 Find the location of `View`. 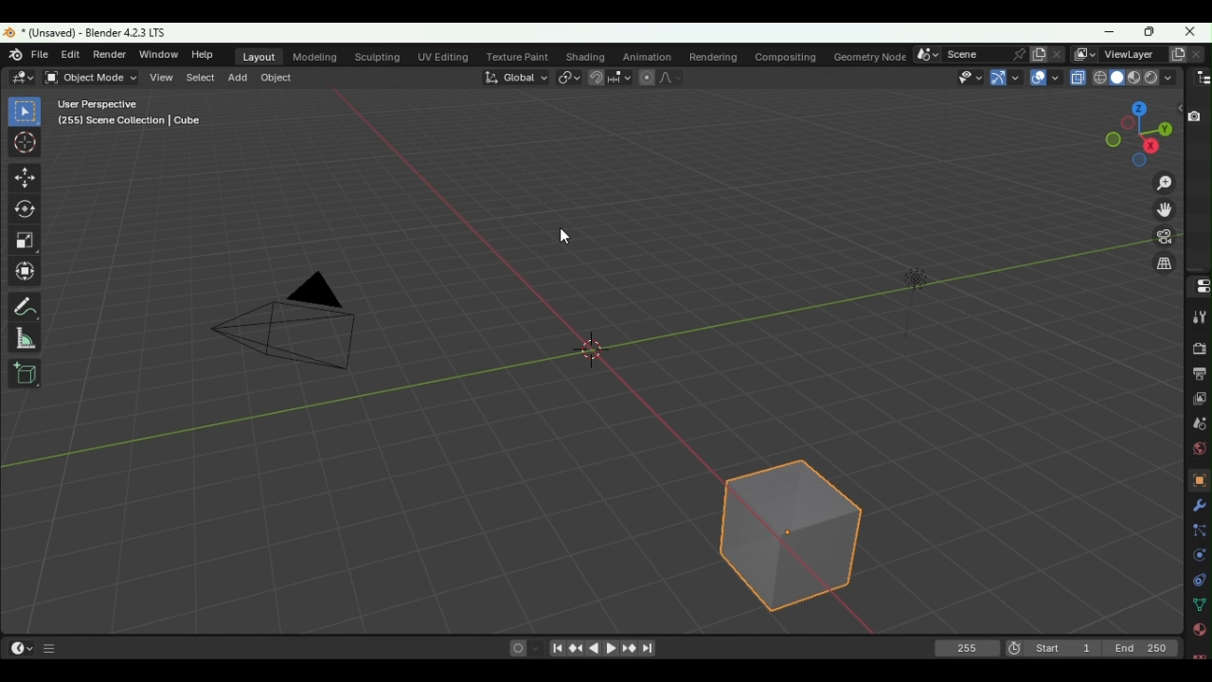

View is located at coordinates (163, 77).